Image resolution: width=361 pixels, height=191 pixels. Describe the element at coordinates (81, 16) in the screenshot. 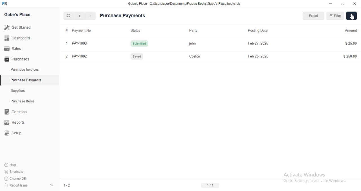

I see `navigate backward` at that location.